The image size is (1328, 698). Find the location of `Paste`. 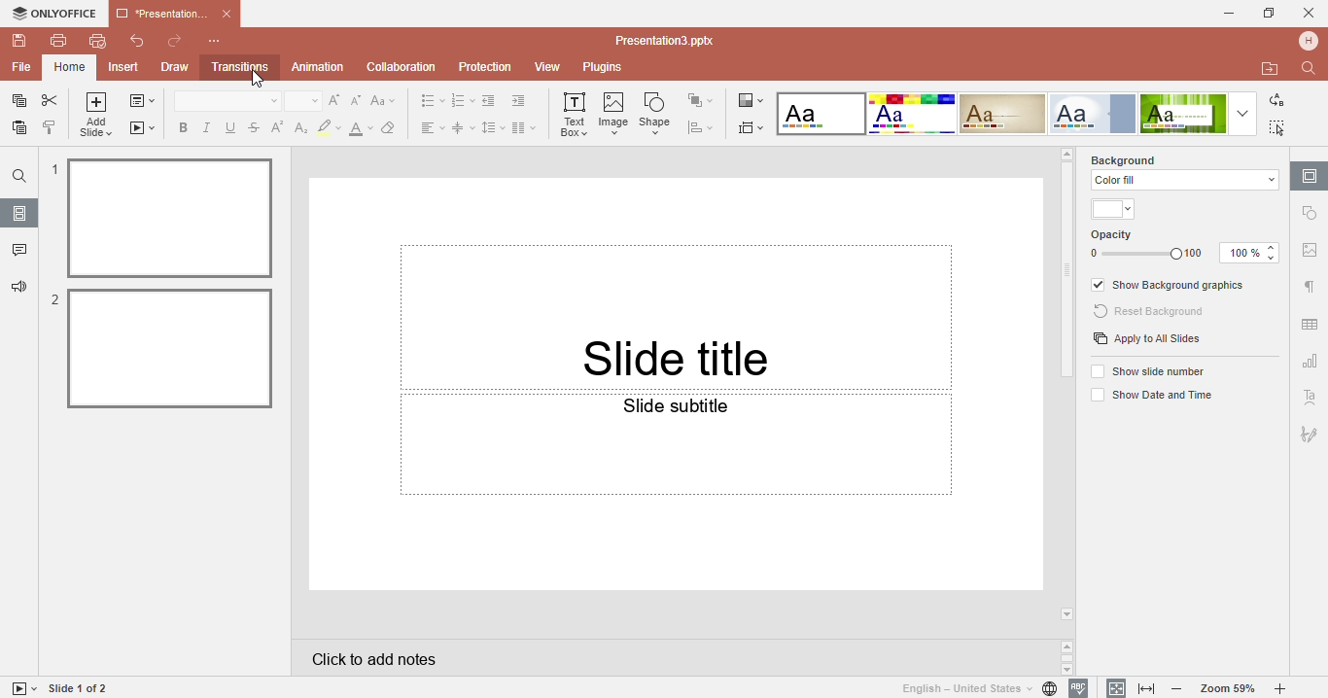

Paste is located at coordinates (17, 131).